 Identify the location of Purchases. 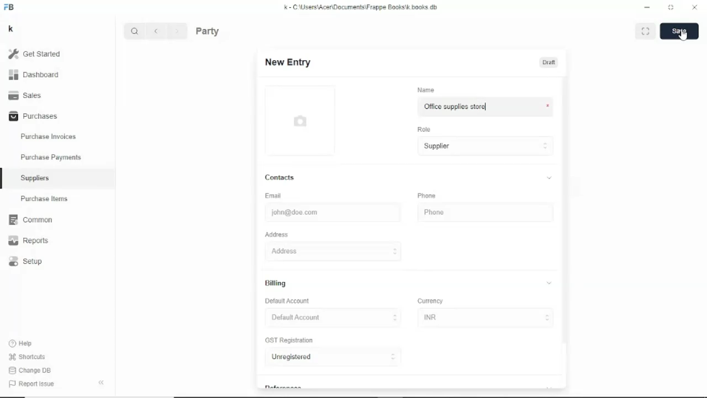
(32, 117).